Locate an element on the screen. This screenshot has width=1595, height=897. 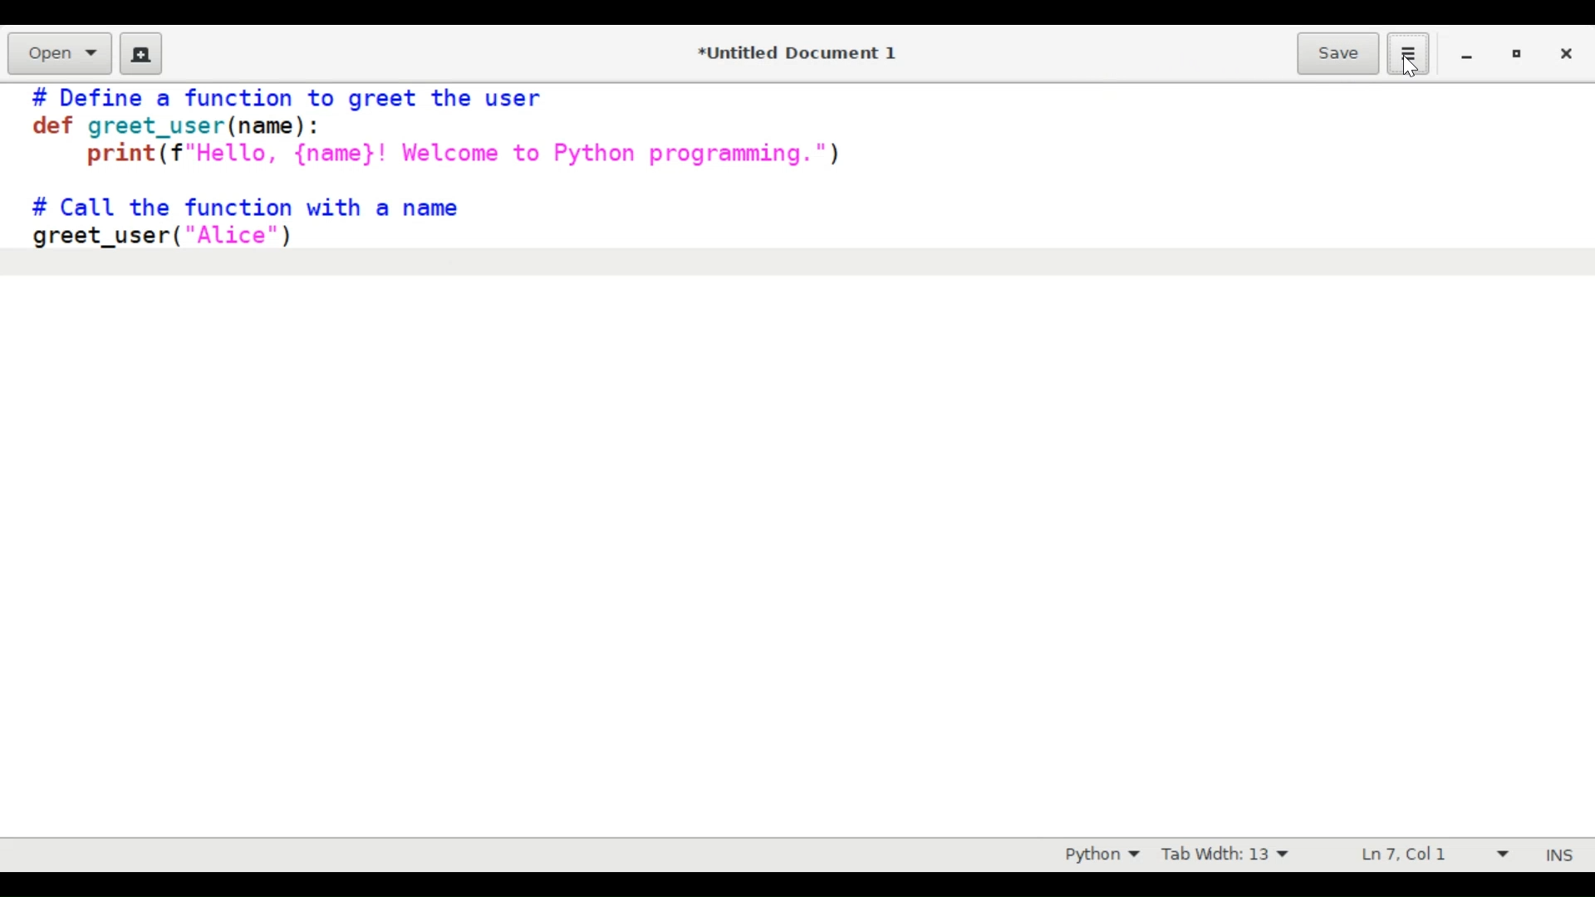
Minimize is located at coordinates (1465, 52).